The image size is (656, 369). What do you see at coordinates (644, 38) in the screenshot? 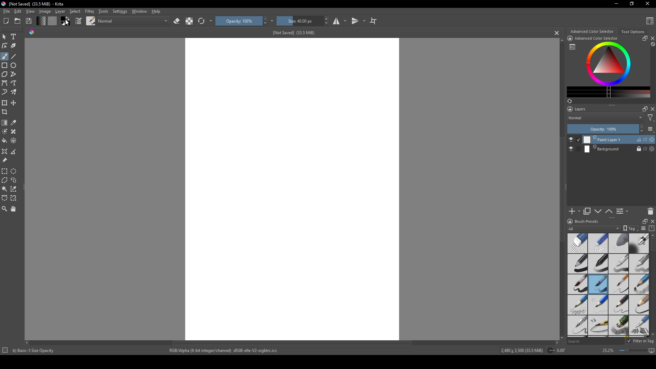
I see `resize` at bounding box center [644, 38].